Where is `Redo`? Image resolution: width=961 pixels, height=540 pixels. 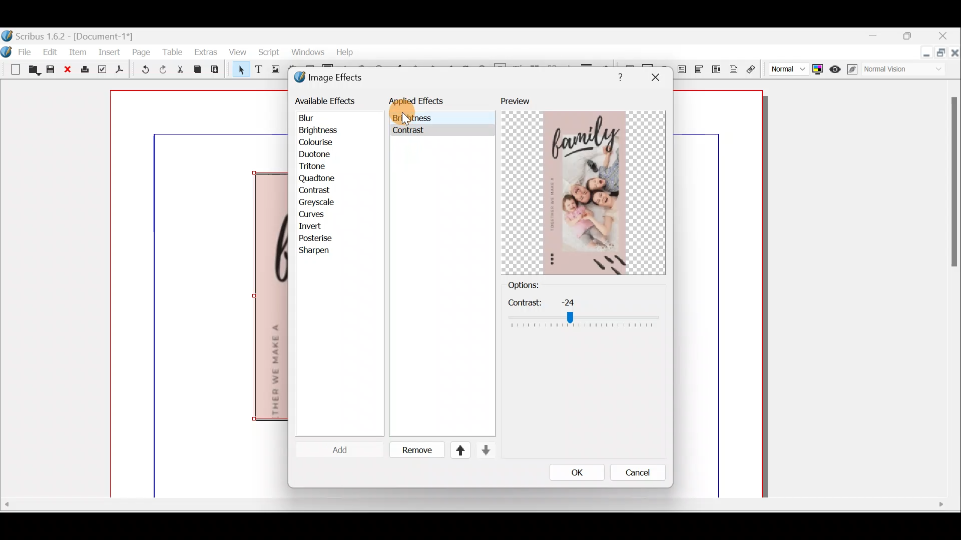 Redo is located at coordinates (163, 69).